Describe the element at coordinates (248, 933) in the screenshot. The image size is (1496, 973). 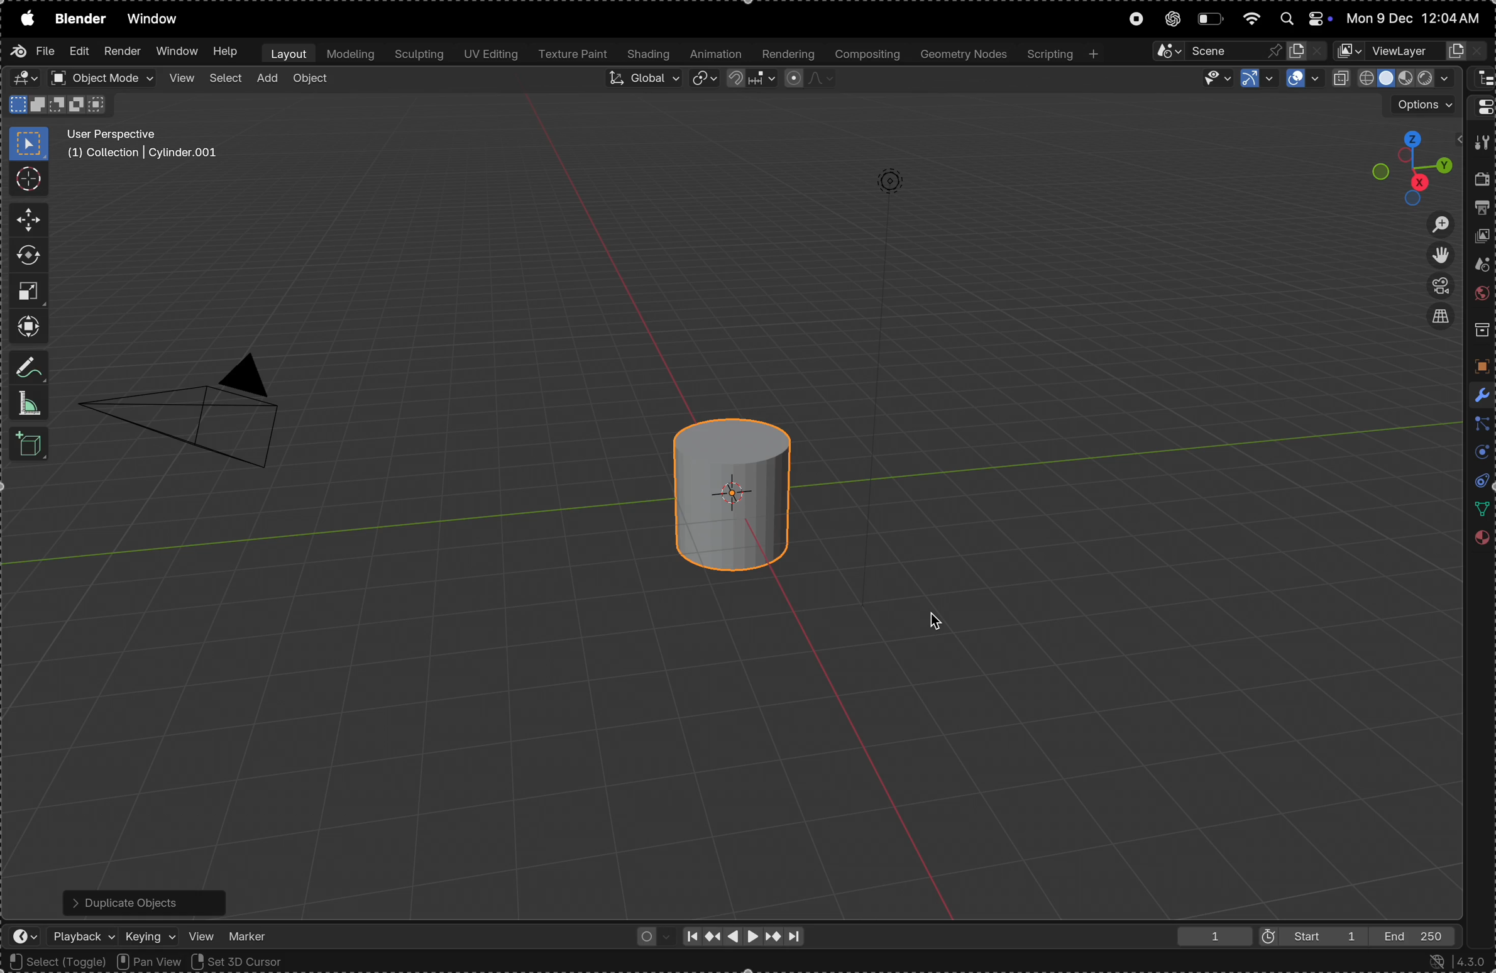
I see `marker` at that location.